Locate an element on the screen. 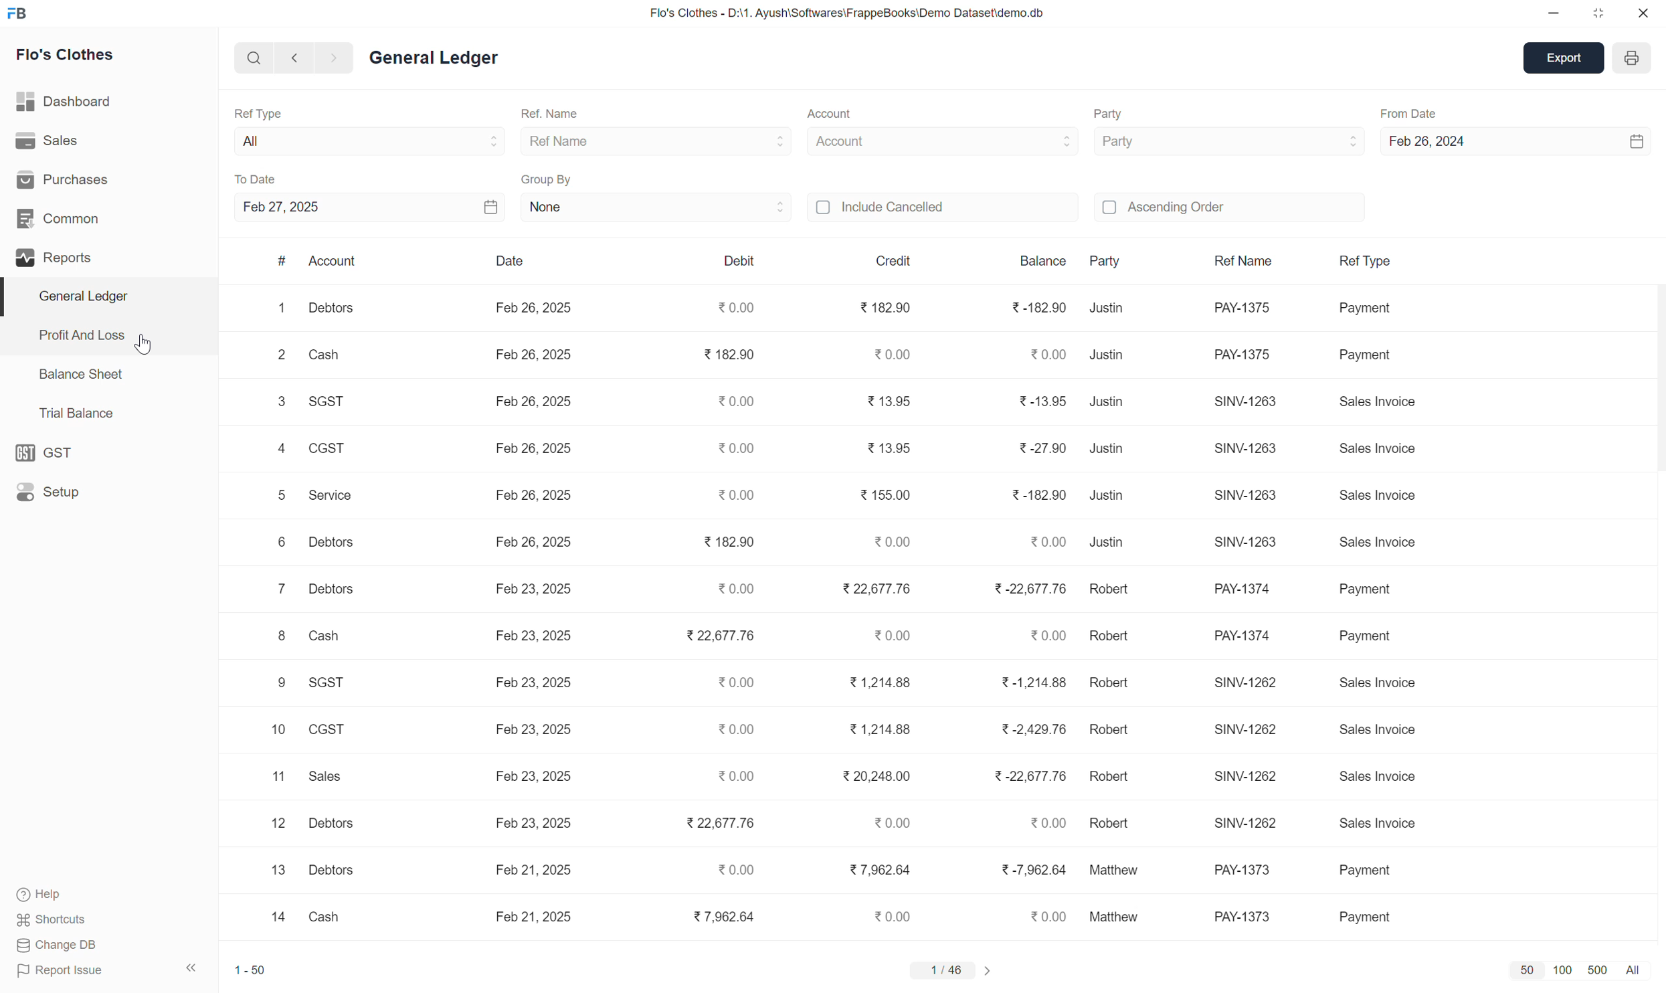  Justin is located at coordinates (1110, 496).